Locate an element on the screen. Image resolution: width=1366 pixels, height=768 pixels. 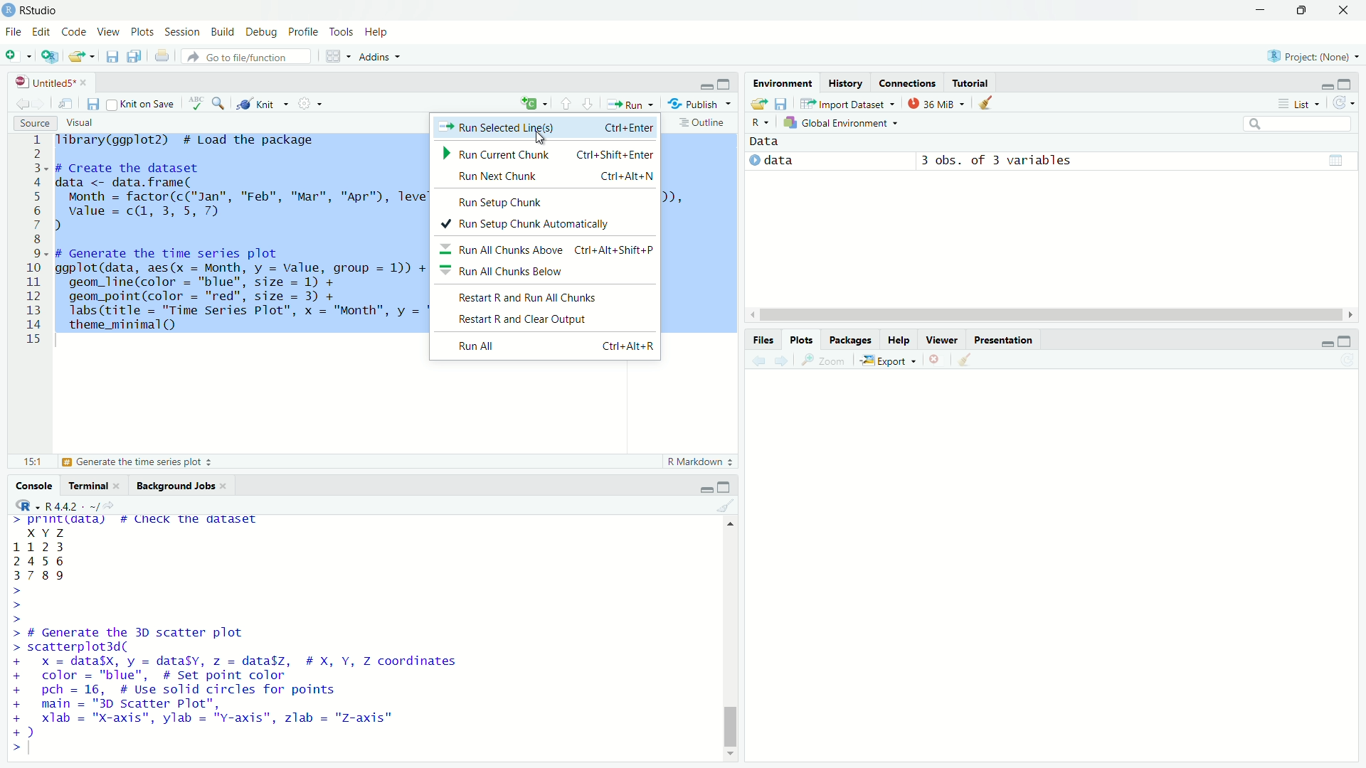
Run Current Chunk is located at coordinates (546, 154).